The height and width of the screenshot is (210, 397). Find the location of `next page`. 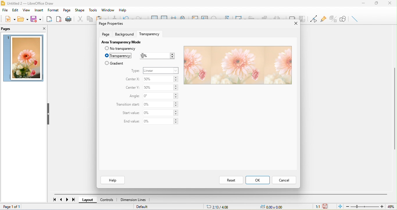

next page is located at coordinates (67, 200).